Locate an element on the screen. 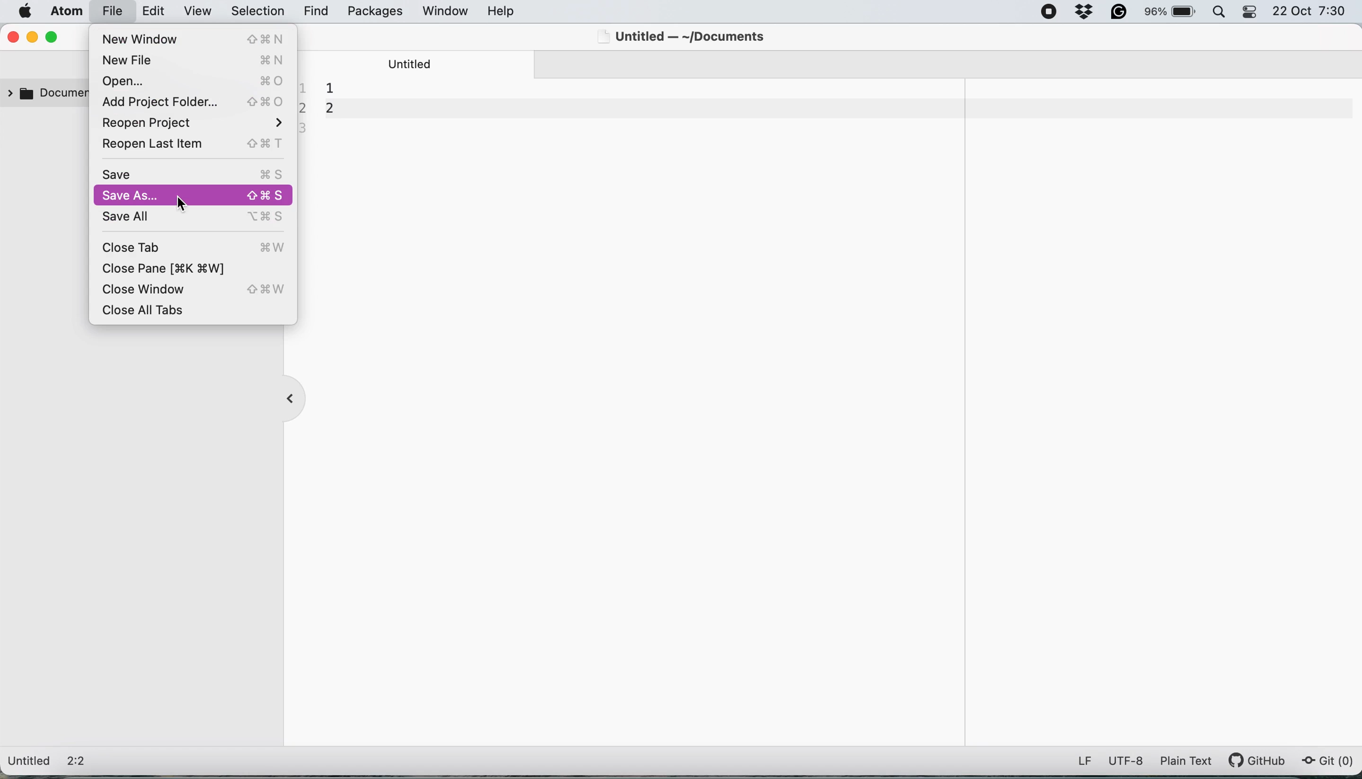  Save As... is located at coordinates (193, 196).